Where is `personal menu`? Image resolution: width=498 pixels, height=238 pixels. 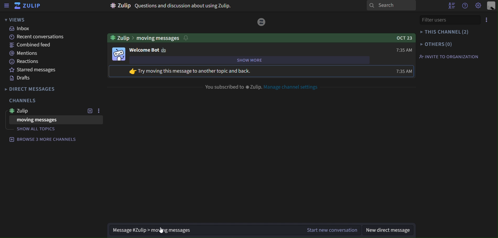 personal menu is located at coordinates (490, 6).